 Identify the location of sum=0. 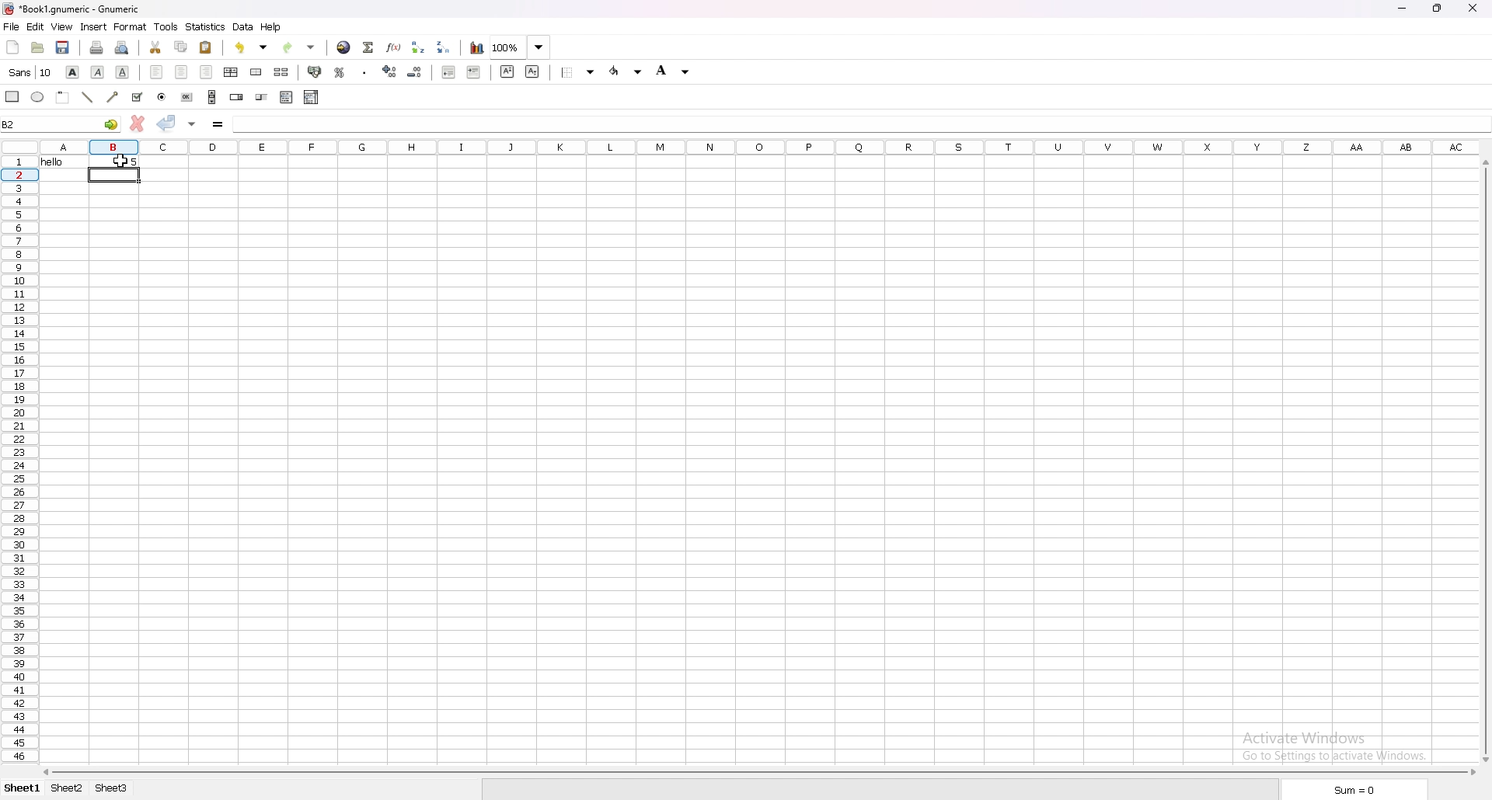
(1352, 791).